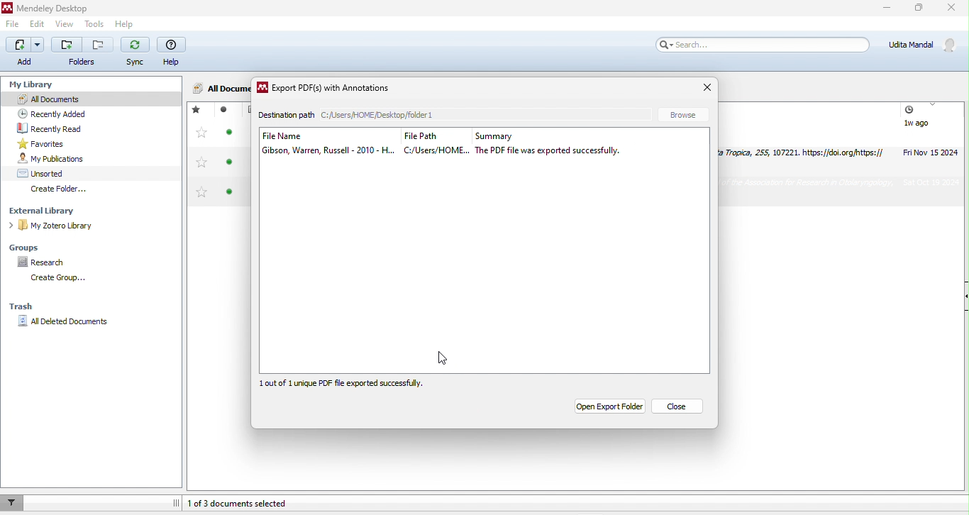 The image size is (969, 515). I want to click on mendeley desktop, so click(62, 7).